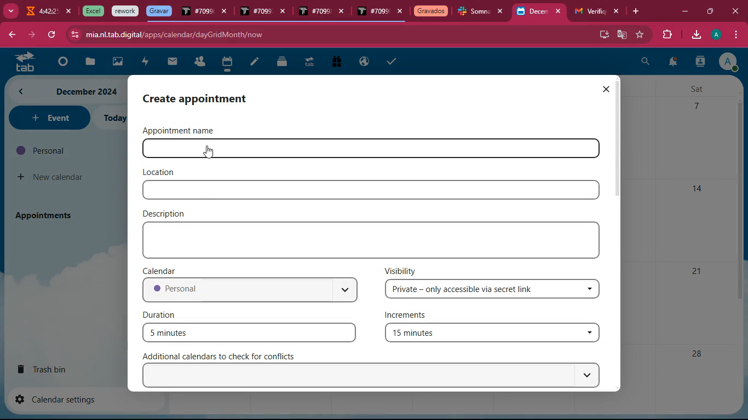 The width and height of the screenshot is (748, 420). Describe the element at coordinates (738, 11) in the screenshot. I see `close` at that location.